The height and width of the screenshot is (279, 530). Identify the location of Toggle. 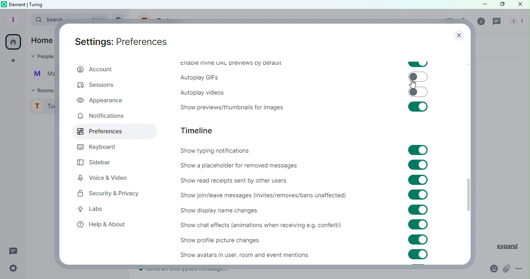
(421, 255).